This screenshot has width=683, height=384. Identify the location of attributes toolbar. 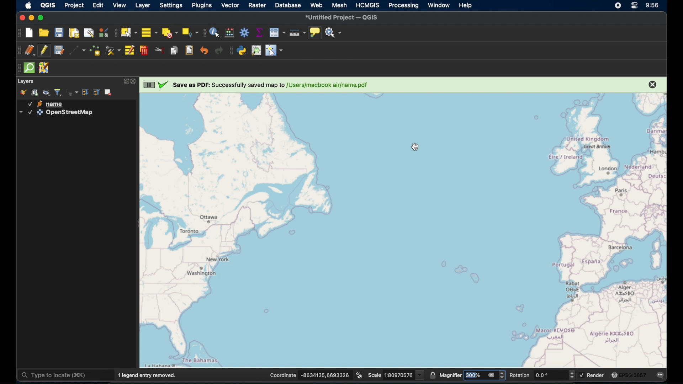
(204, 33).